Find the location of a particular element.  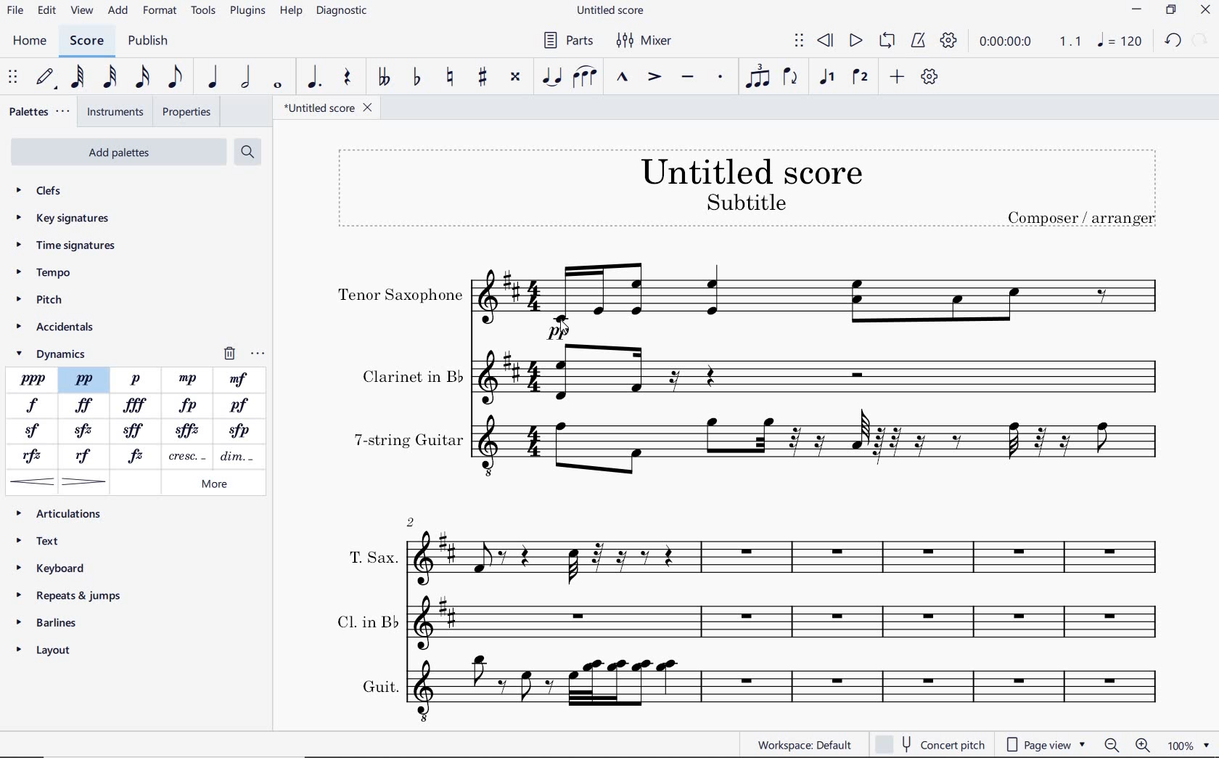

64TH NOTE is located at coordinates (79, 78).